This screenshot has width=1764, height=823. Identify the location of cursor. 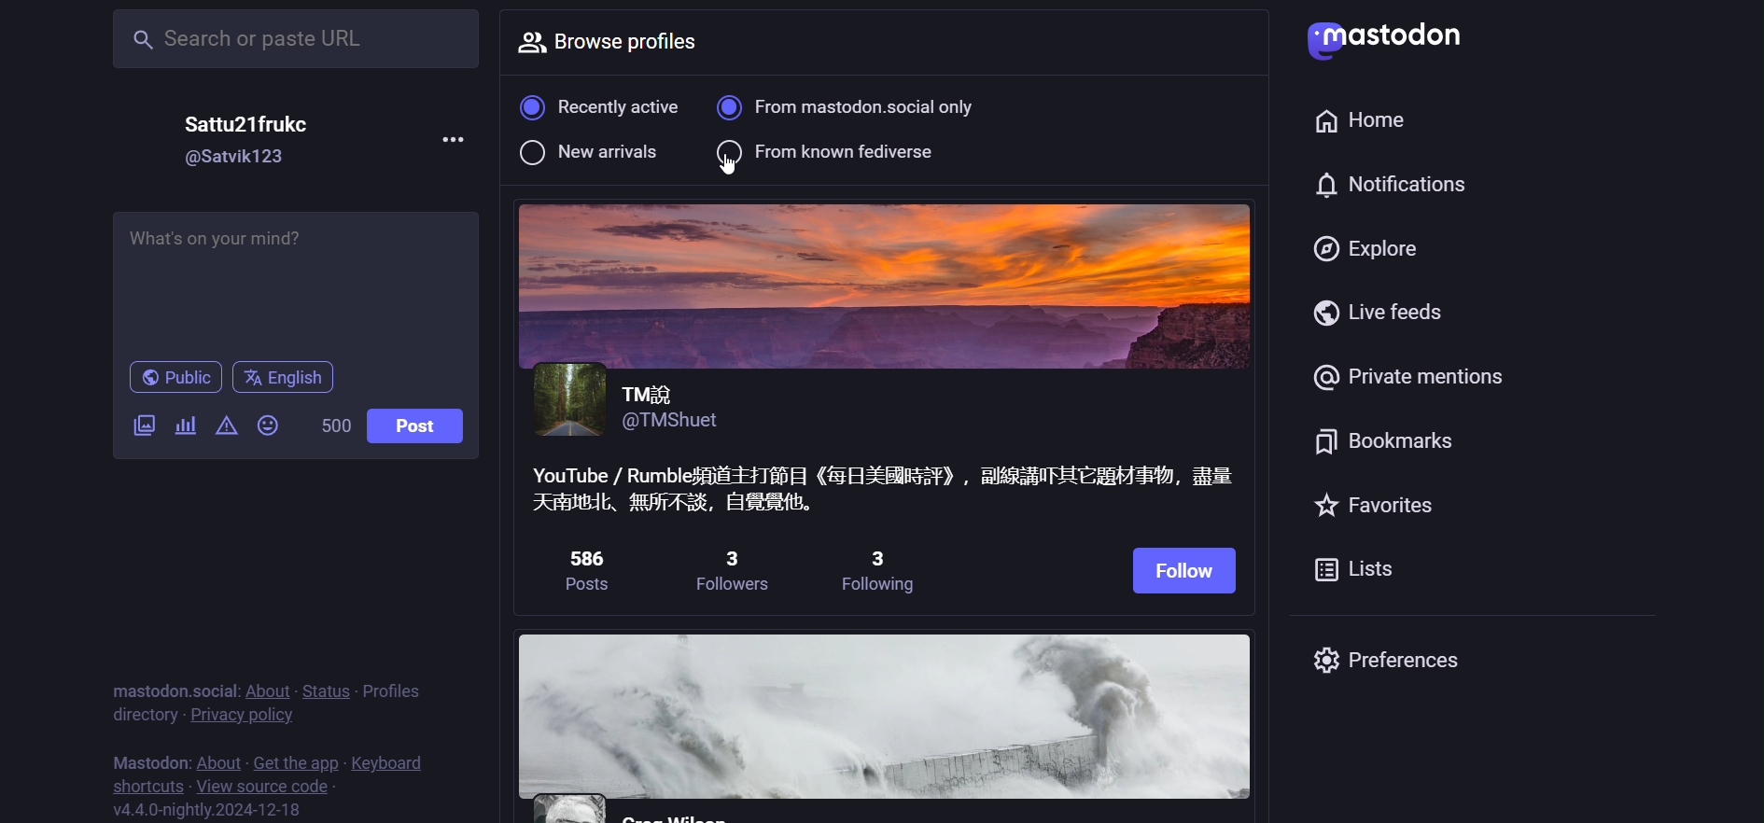
(743, 166).